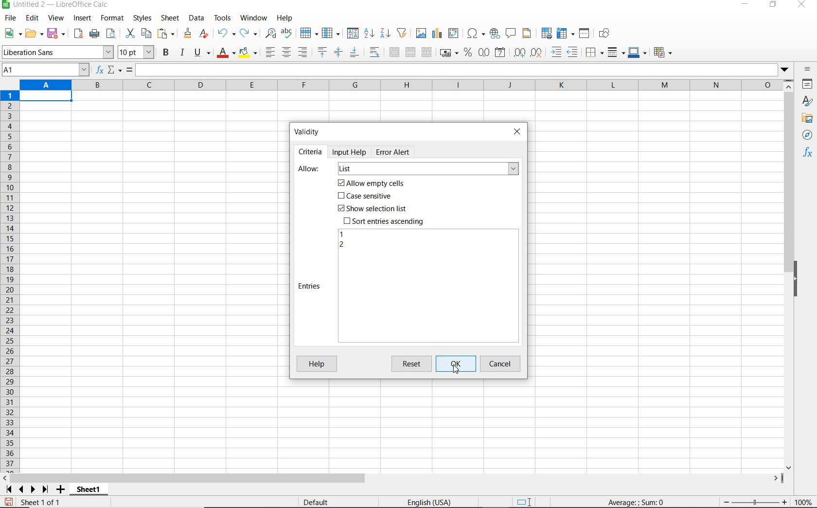 Image resolution: width=817 pixels, height=508 pixels. I want to click on default, so click(318, 503).